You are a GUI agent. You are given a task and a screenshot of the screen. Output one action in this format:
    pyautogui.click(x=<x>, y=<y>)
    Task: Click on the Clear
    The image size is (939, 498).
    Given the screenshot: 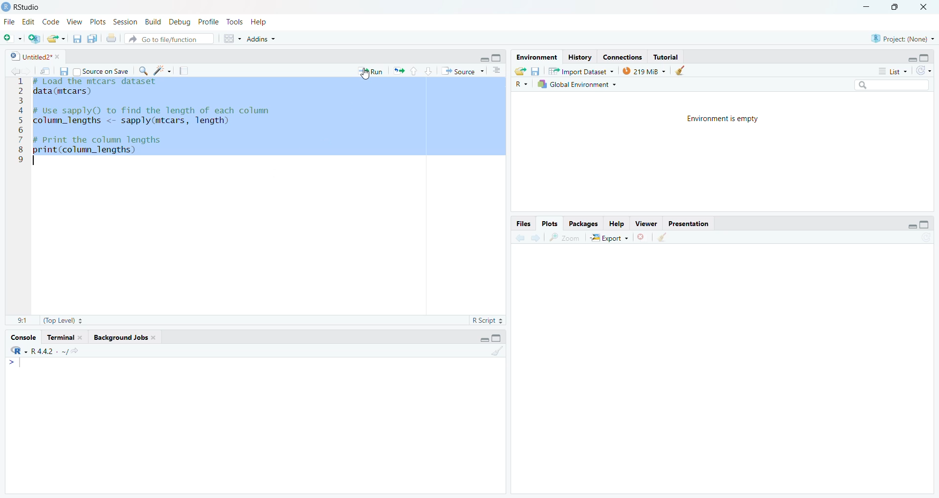 What is the action you would take?
    pyautogui.click(x=496, y=350)
    